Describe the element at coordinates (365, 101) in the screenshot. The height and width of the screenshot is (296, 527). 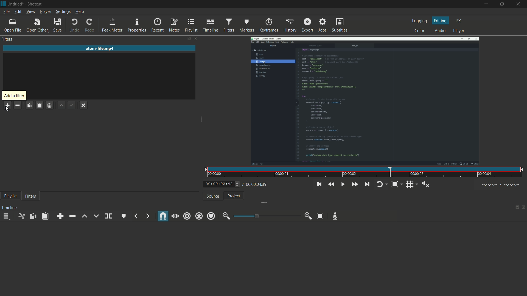
I see `imported video` at that location.